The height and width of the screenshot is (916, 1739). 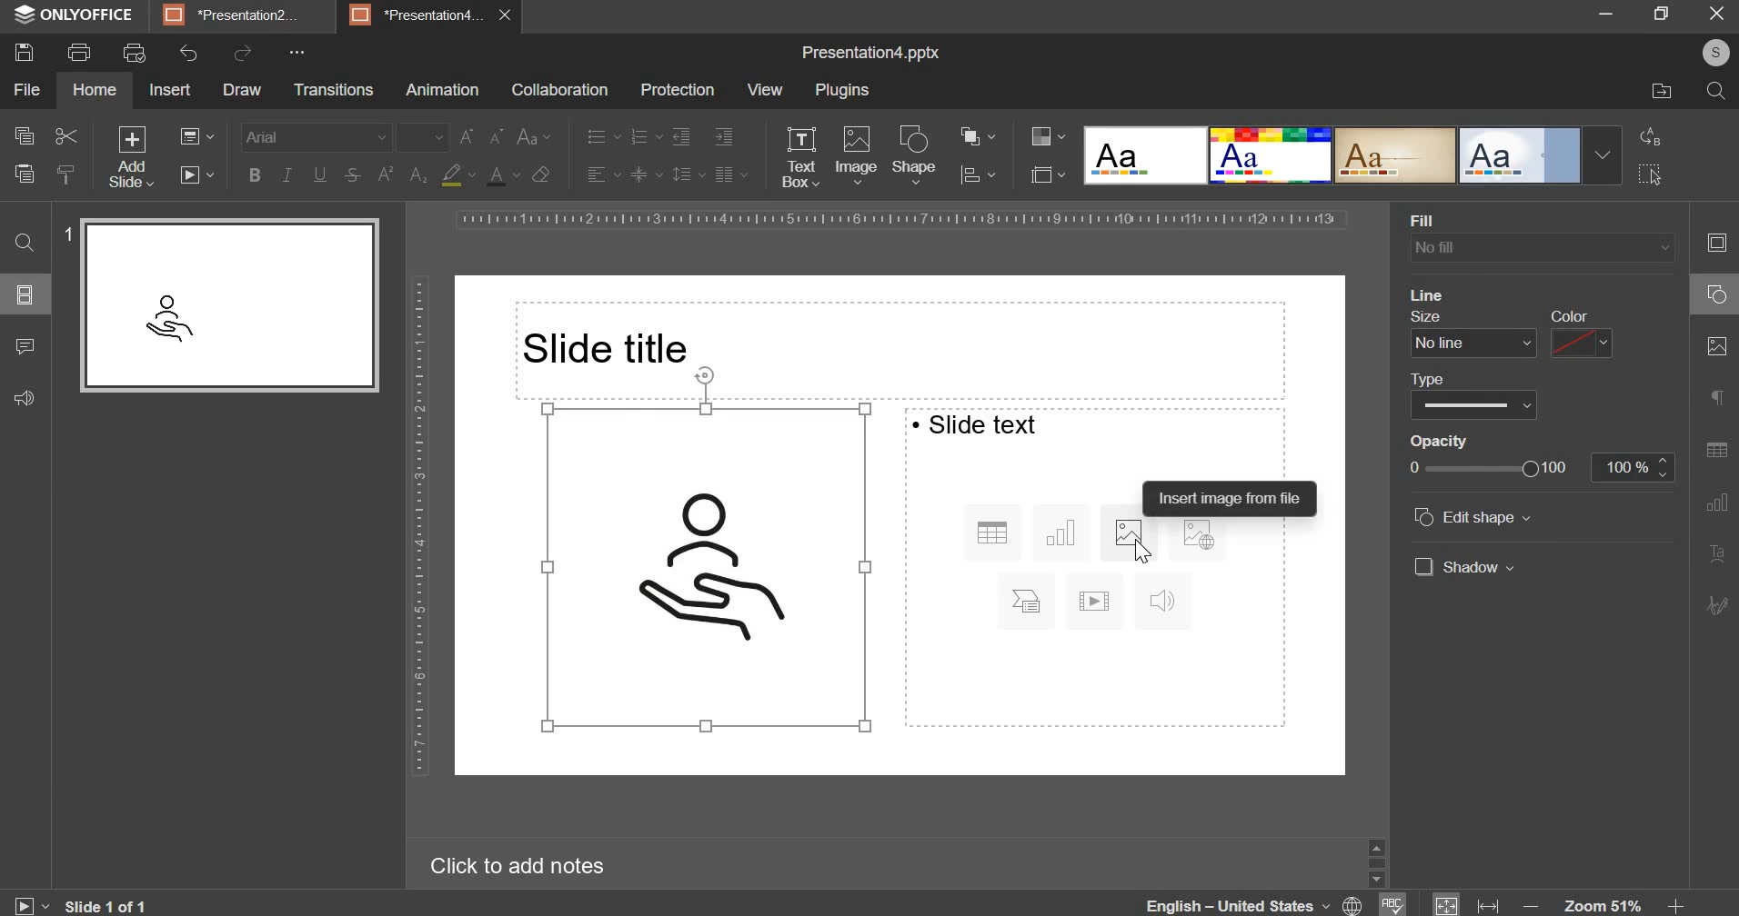 I want to click on fit to width, so click(x=1490, y=905).